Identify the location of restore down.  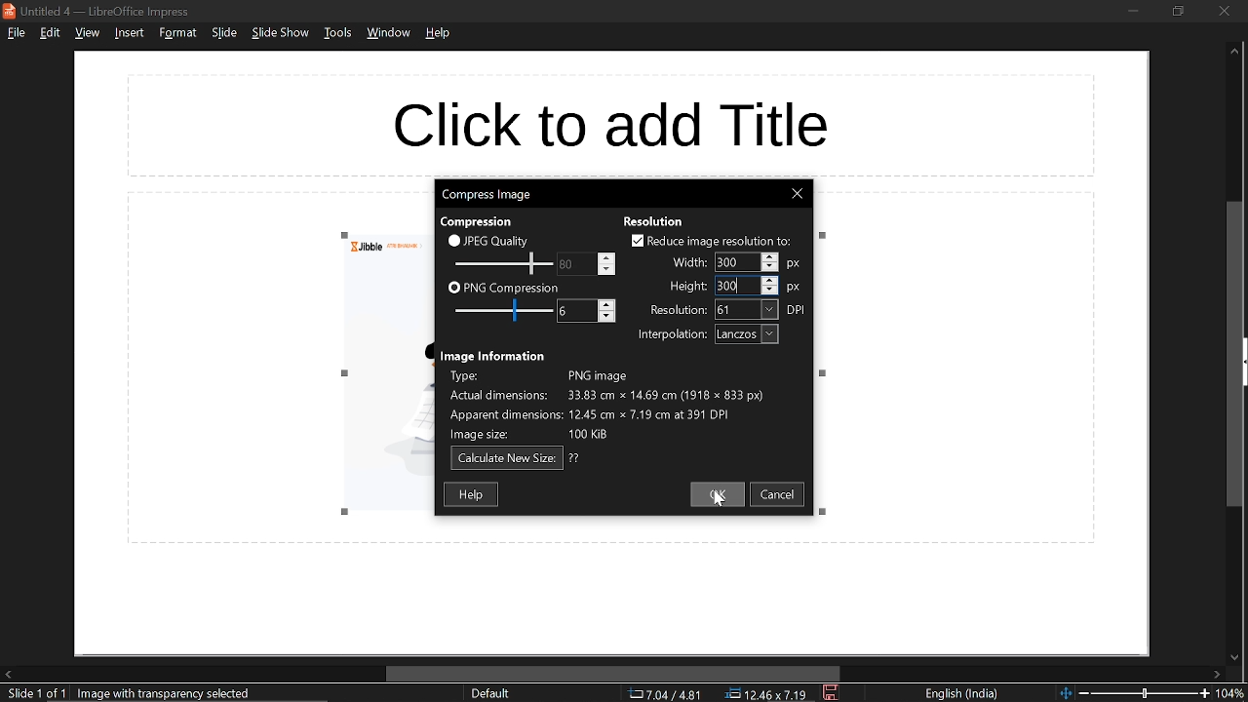
(1180, 12).